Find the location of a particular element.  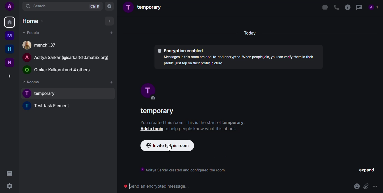

temporary is located at coordinates (158, 112).